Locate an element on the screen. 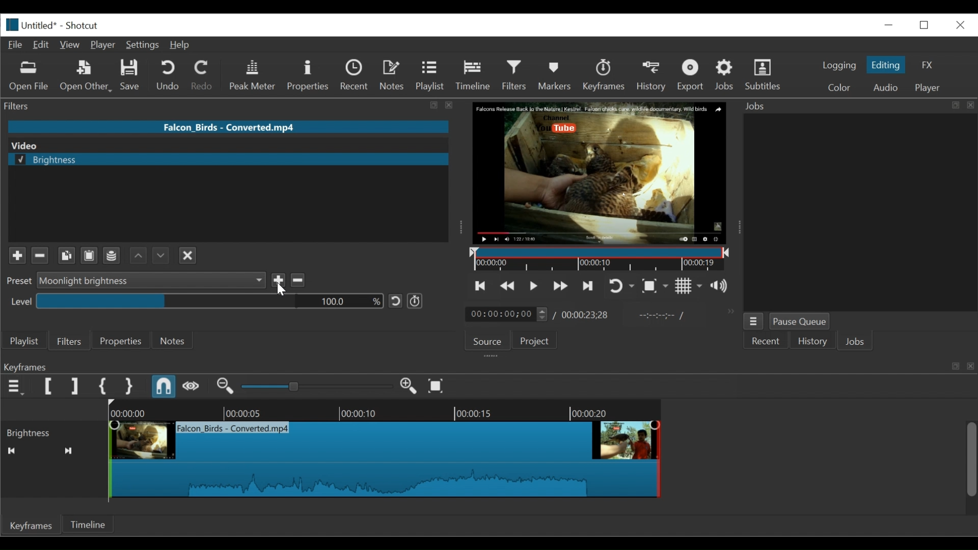 The height and width of the screenshot is (550, 978). Playlist is located at coordinates (430, 76).